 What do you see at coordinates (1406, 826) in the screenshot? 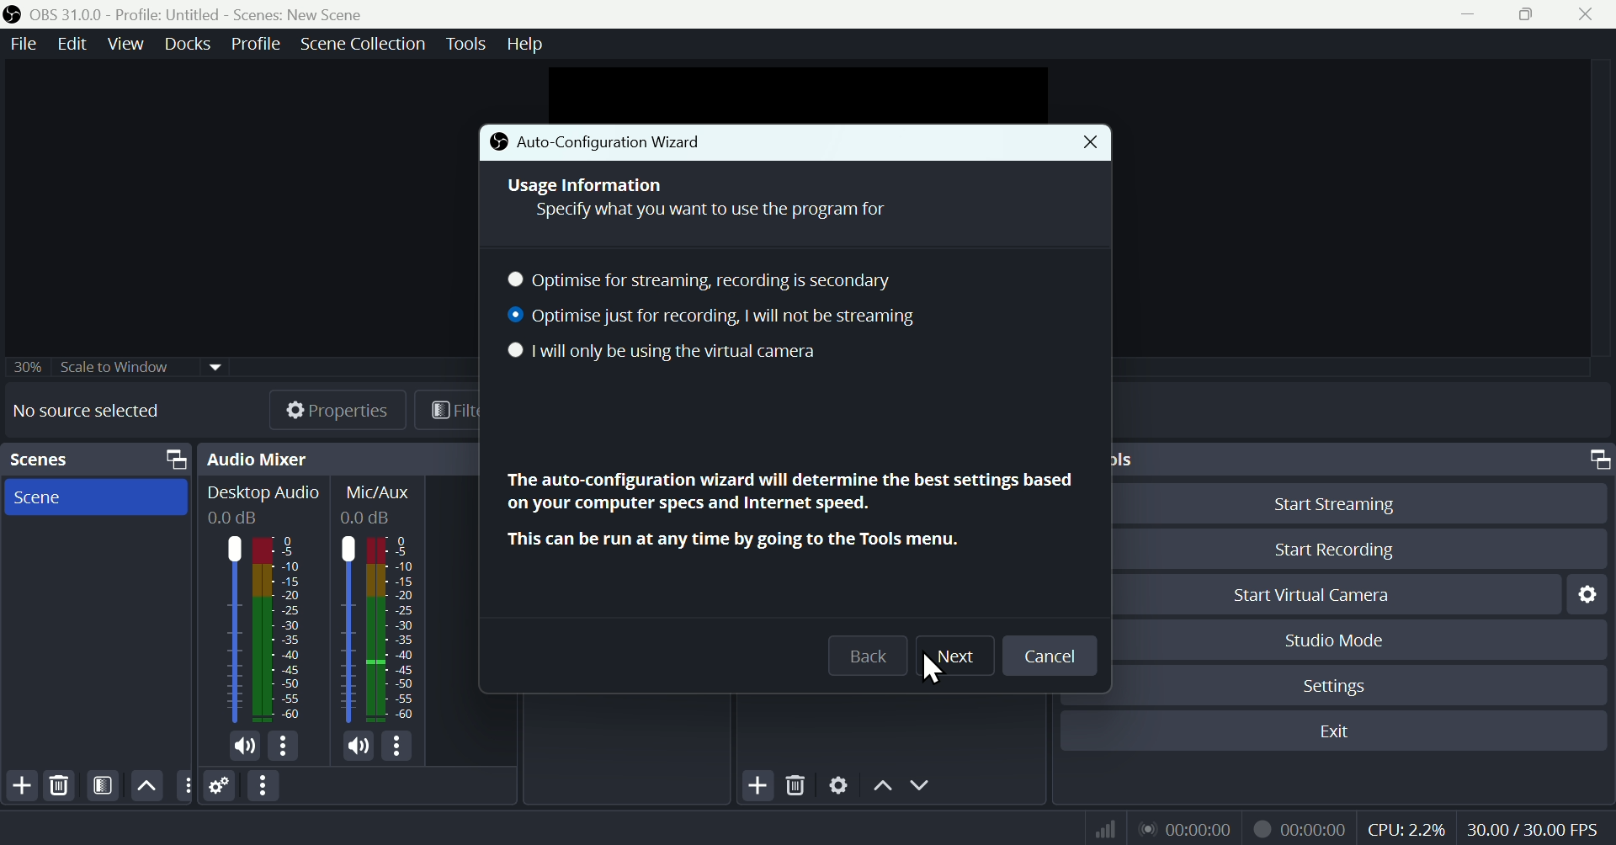
I see `CPU` at bounding box center [1406, 826].